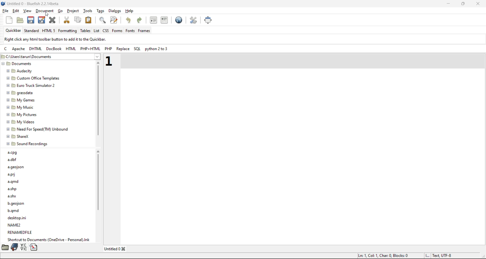  I want to click on Ln: 1, Col: 1, Char: 0, Blocks: 0, so click(383, 255).